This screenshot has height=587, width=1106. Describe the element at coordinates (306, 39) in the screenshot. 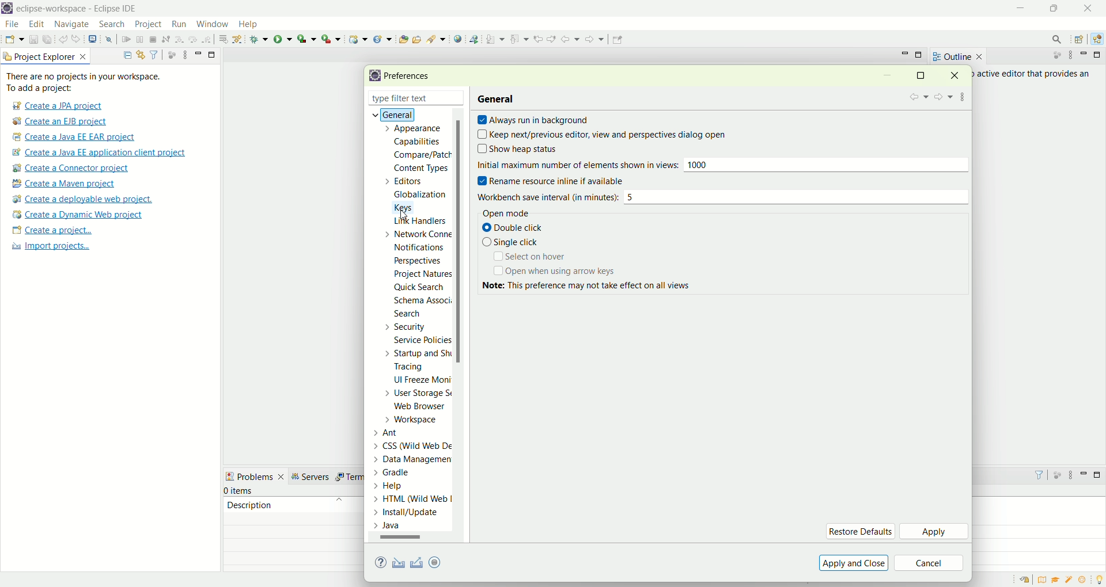

I see `coverage` at that location.